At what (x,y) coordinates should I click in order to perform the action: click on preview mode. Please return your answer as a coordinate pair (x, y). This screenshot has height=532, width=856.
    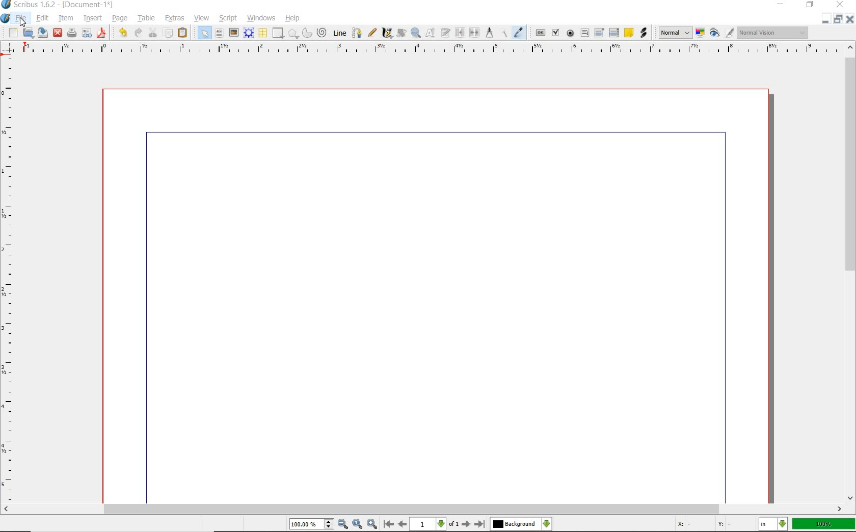
    Looking at the image, I should click on (721, 33).